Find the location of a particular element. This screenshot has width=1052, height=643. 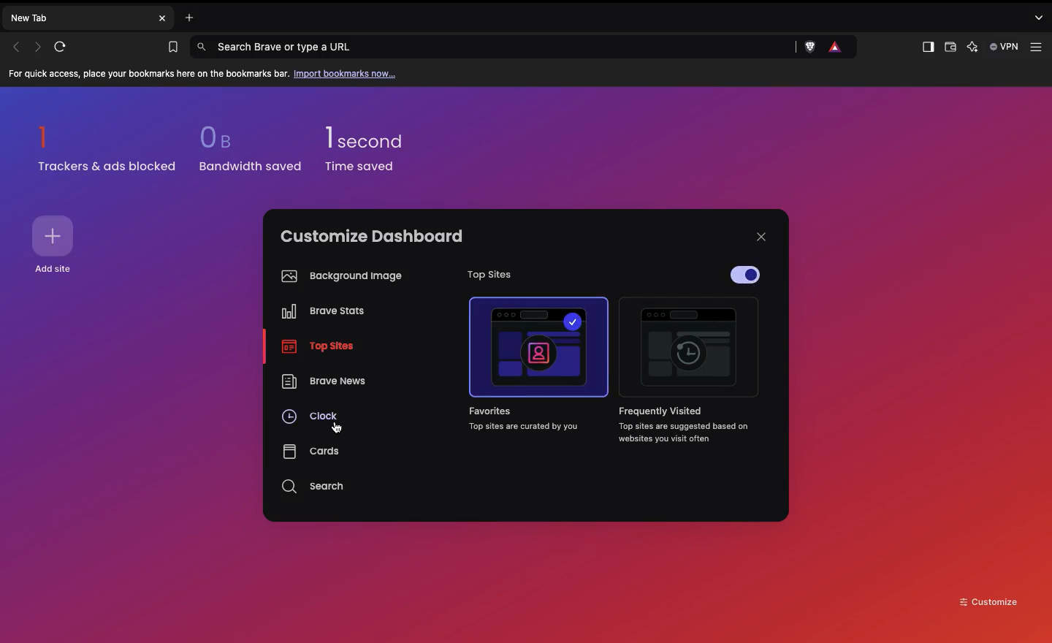

On is located at coordinates (748, 276).